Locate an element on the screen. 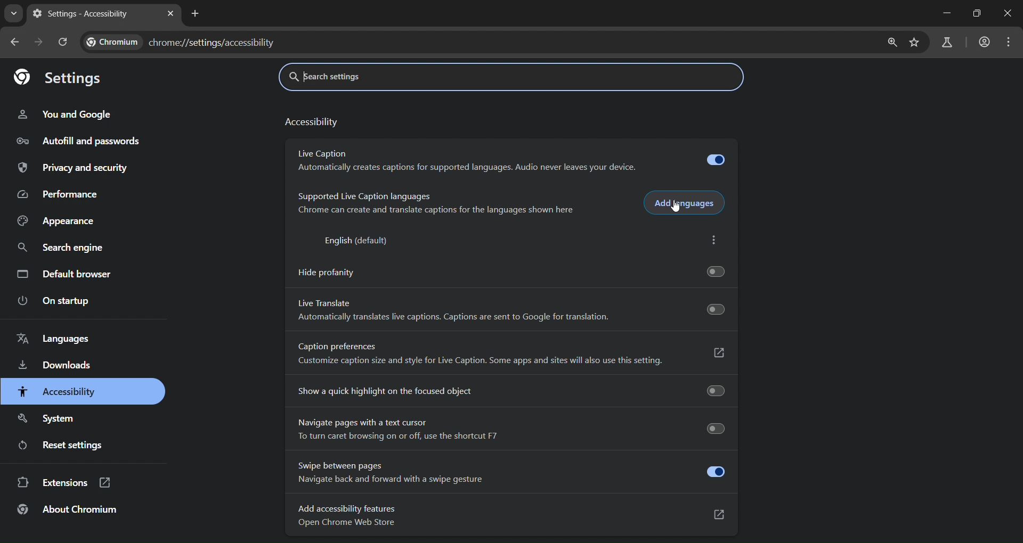 The height and width of the screenshot is (543, 1023). show a quick highlight on the focused object is located at coordinates (512, 390).